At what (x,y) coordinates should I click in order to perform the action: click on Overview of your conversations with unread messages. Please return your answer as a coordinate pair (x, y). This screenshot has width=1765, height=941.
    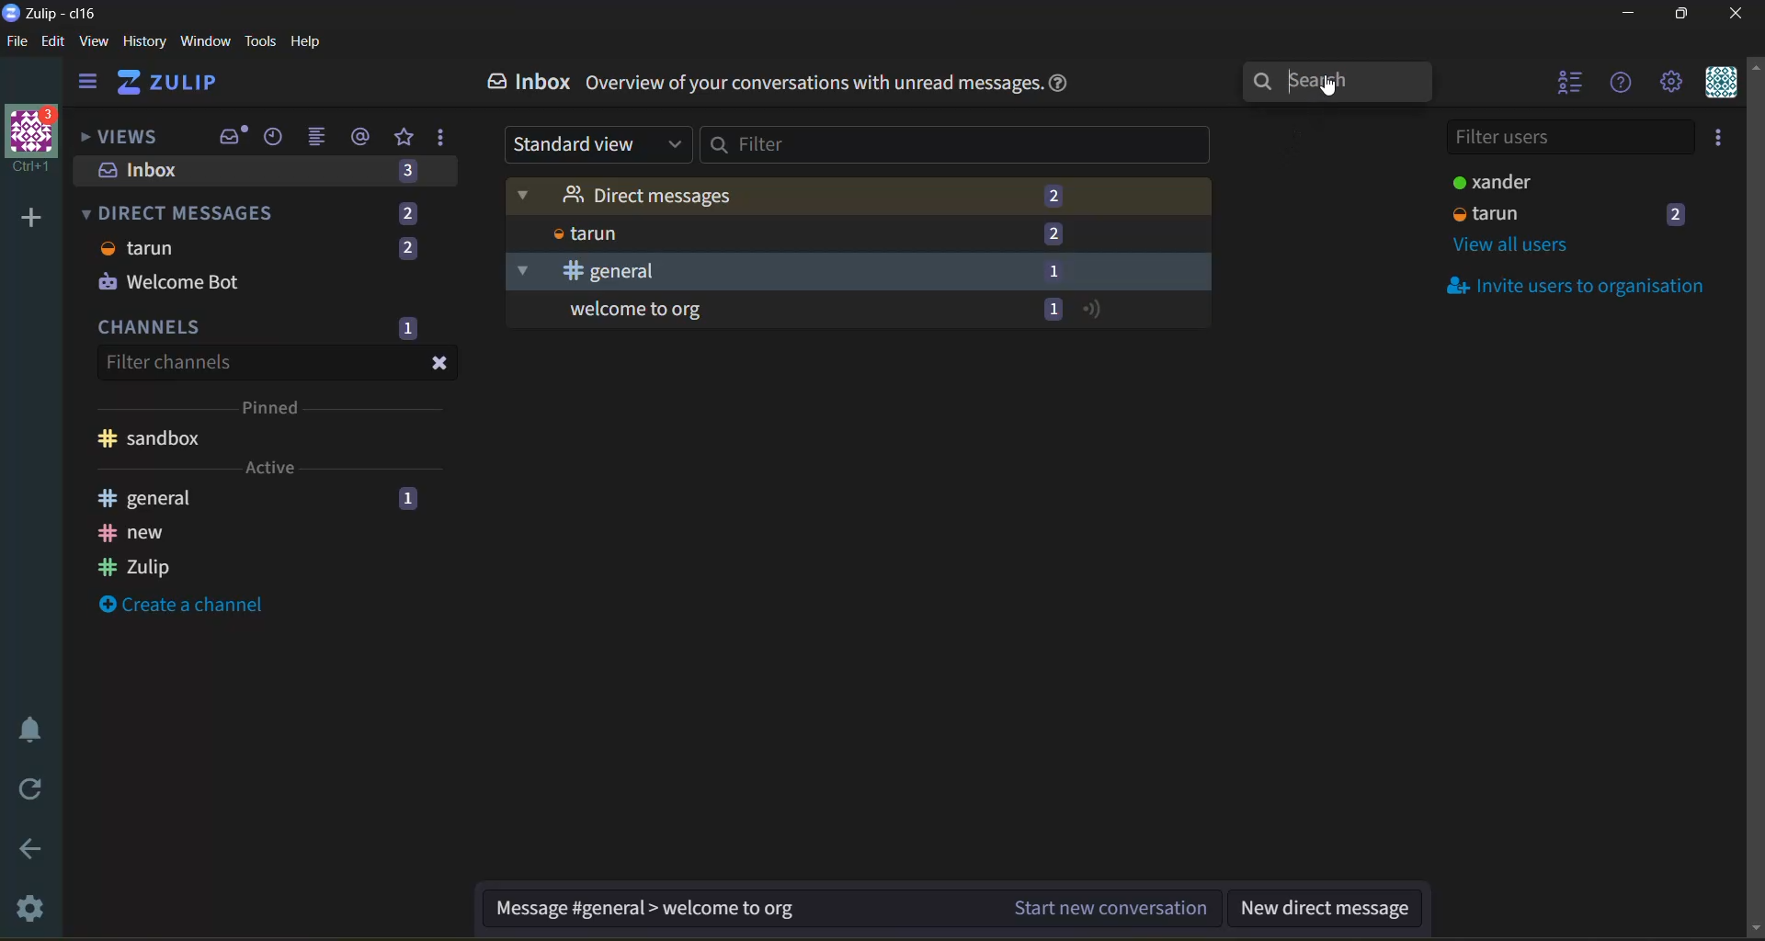
    Looking at the image, I should click on (814, 83).